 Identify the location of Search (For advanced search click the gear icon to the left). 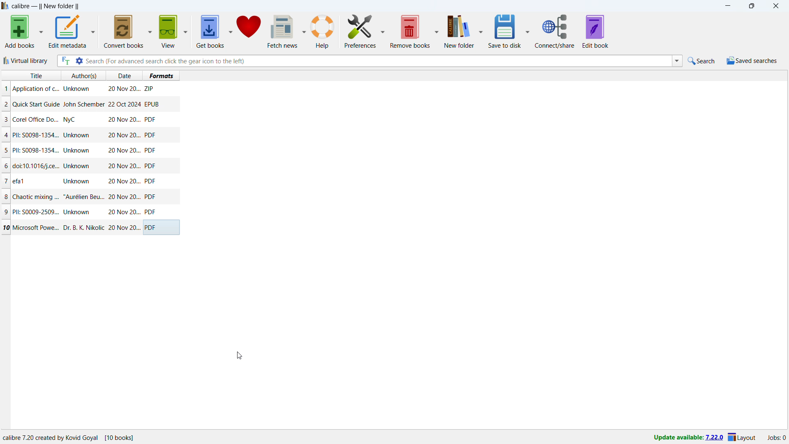
(377, 60).